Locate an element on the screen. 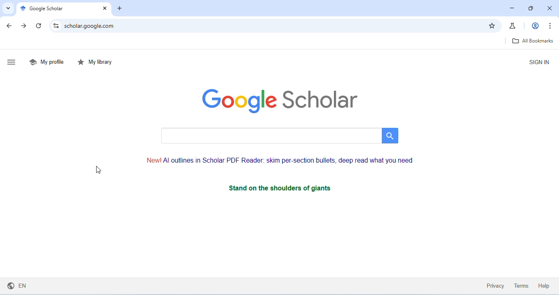 The image size is (559, 295). all bookmarks is located at coordinates (532, 41).